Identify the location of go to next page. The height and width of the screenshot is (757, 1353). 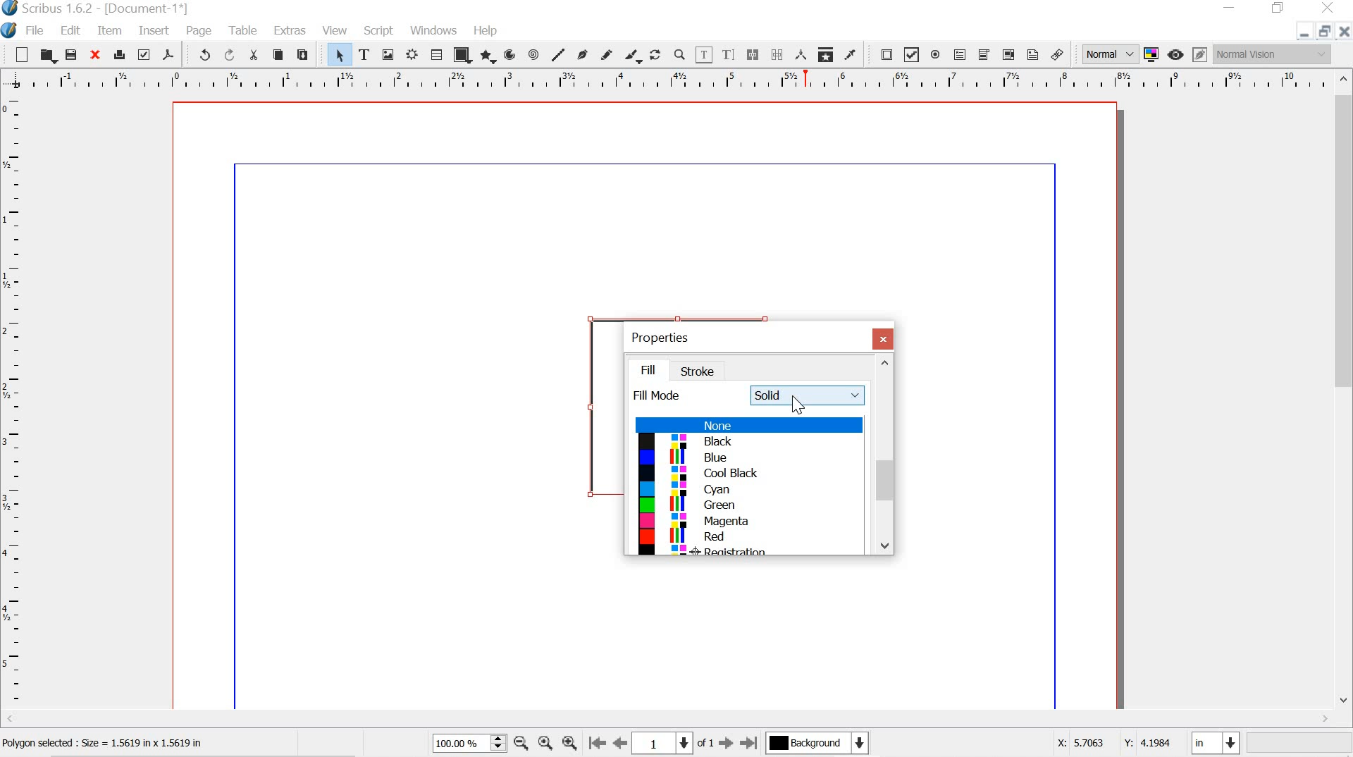
(726, 744).